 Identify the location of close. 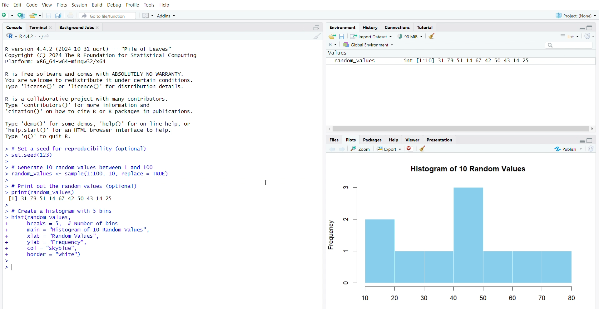
(52, 27).